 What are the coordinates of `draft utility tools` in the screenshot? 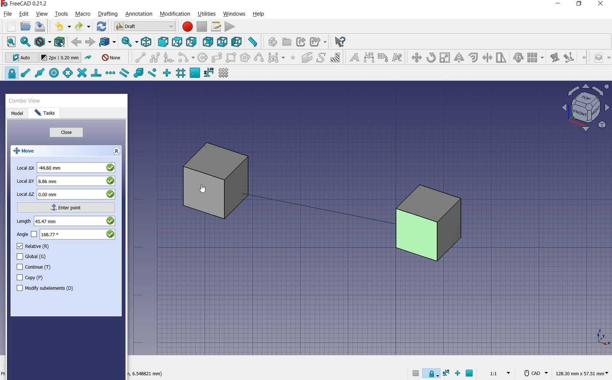 It's located at (609, 58).